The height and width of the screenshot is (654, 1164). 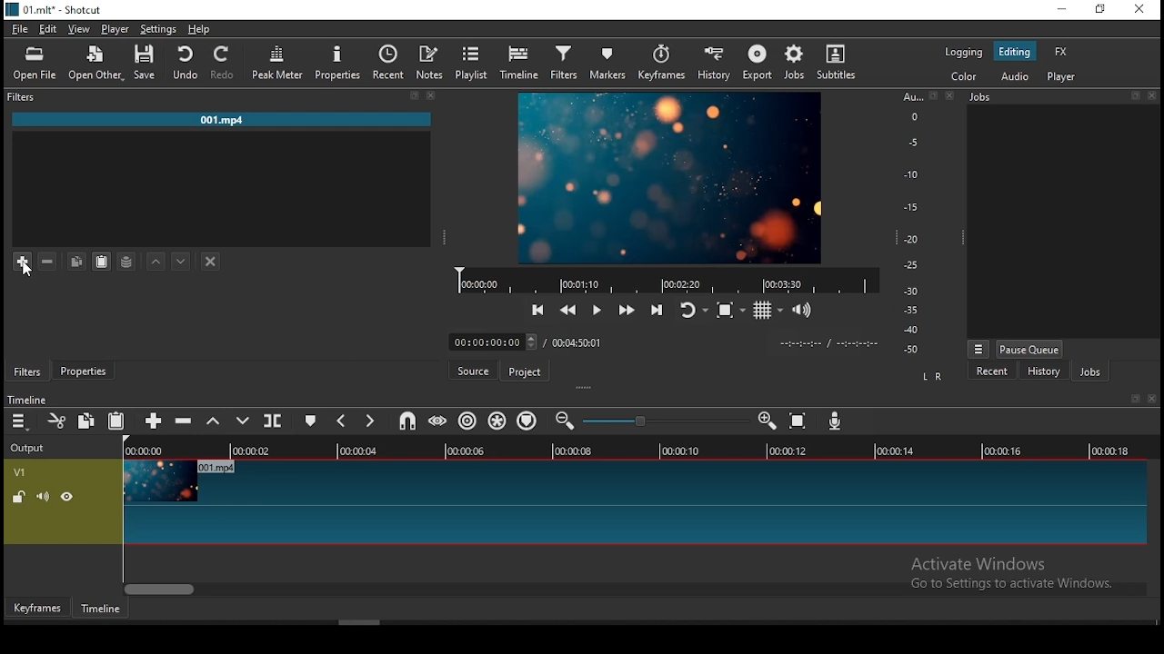 What do you see at coordinates (609, 62) in the screenshot?
I see `markers` at bounding box center [609, 62].